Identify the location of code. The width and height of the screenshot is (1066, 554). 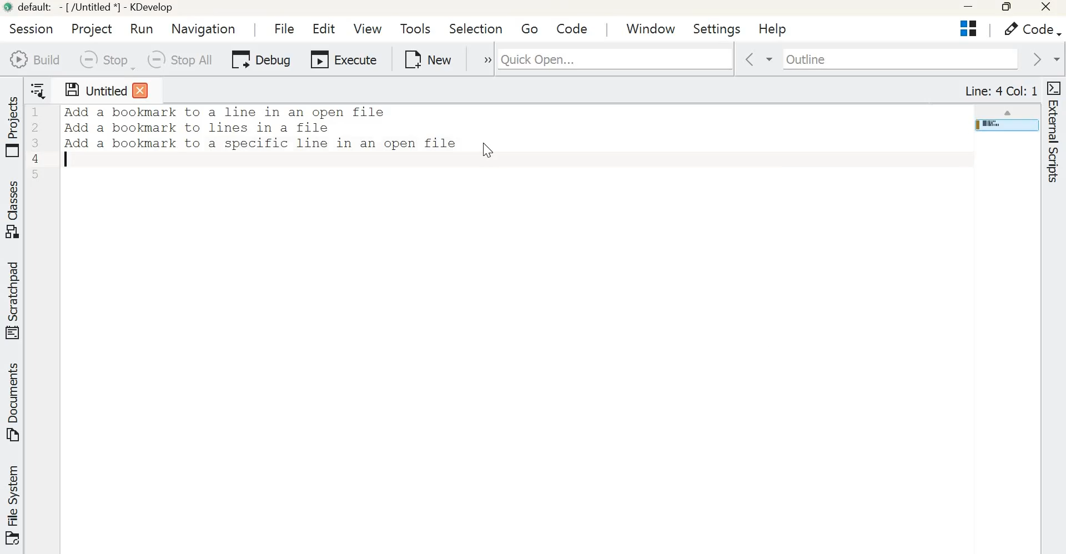
(572, 27).